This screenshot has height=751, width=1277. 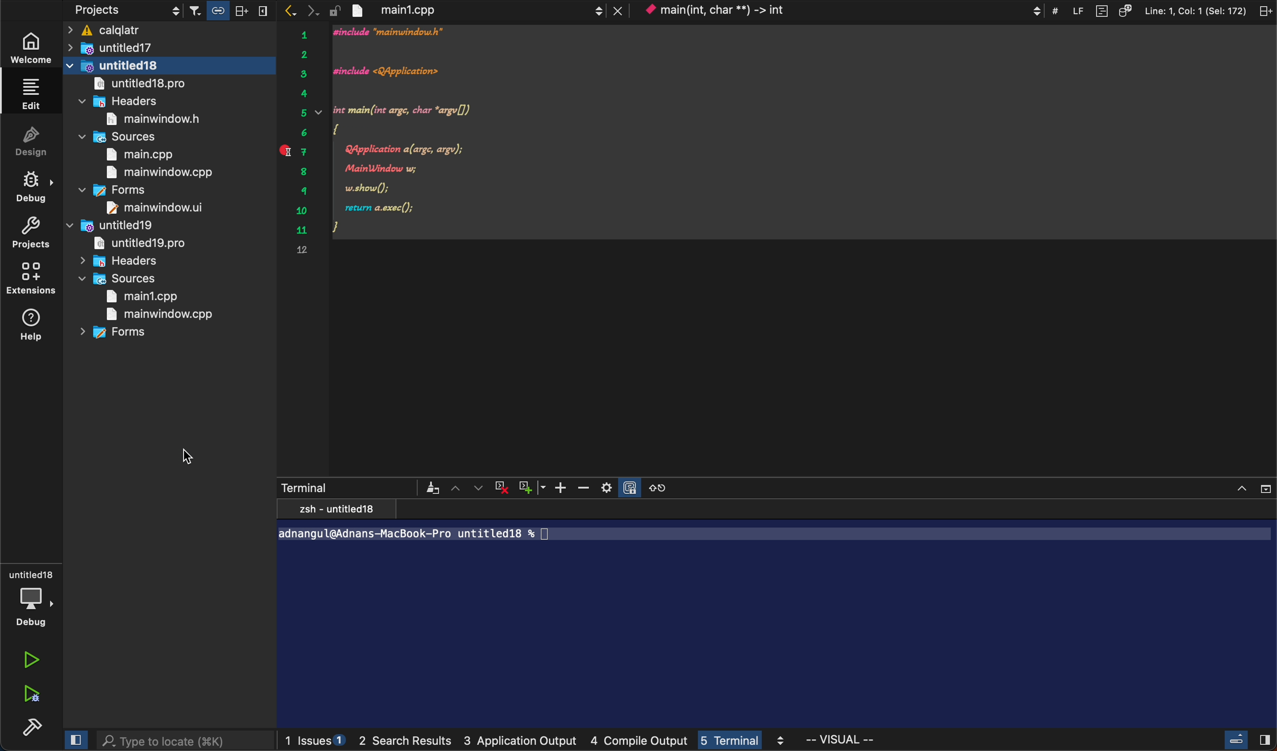 I want to click on terminal, so click(x=348, y=487).